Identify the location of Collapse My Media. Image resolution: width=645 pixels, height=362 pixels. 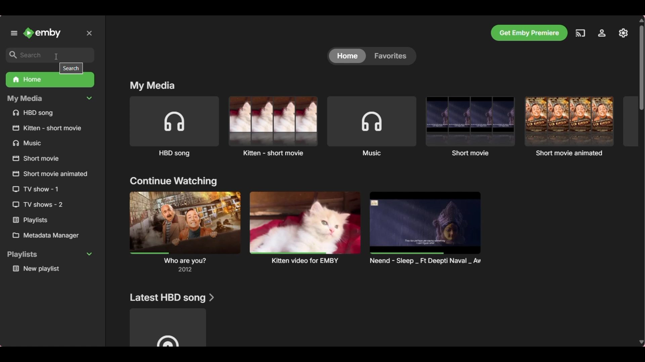
(50, 99).